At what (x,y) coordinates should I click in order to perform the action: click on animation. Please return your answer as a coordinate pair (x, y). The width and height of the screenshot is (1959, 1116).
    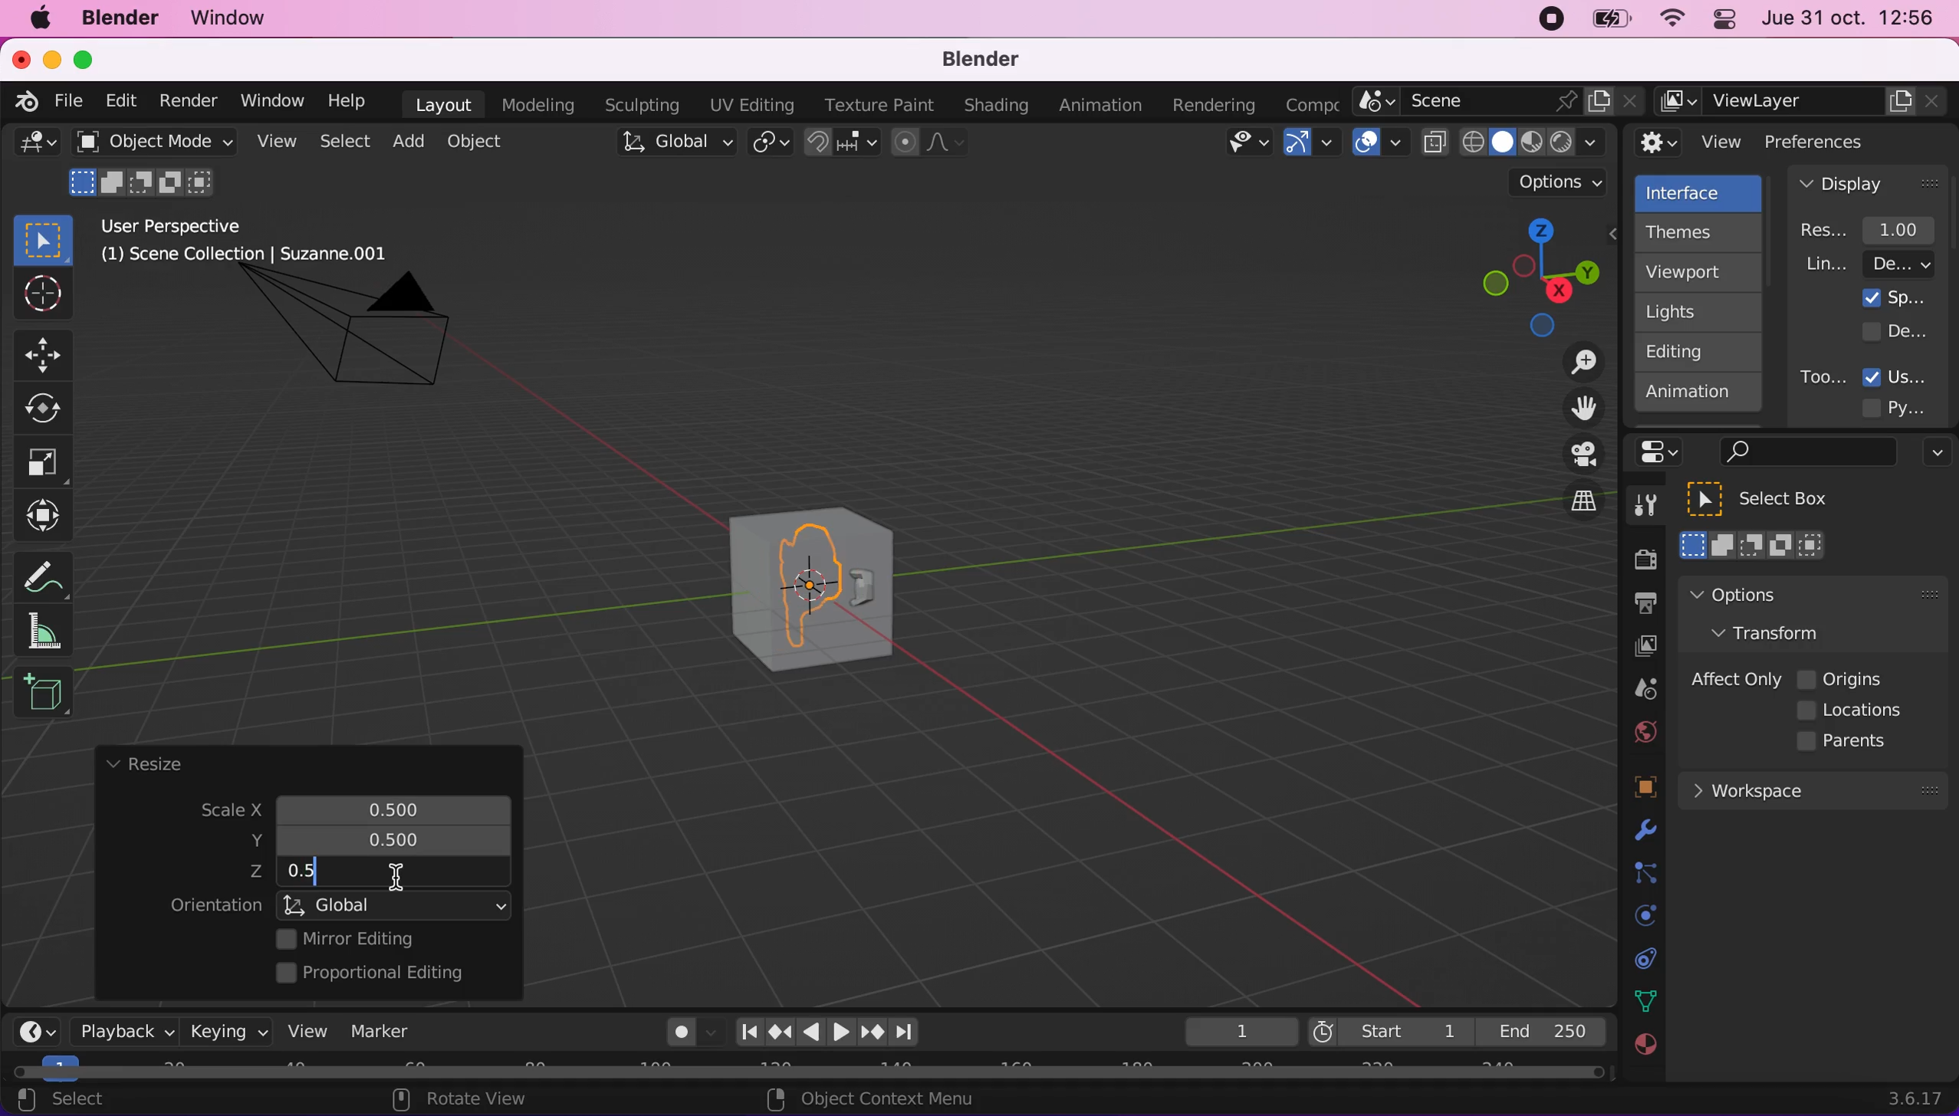
    Looking at the image, I should click on (1104, 106).